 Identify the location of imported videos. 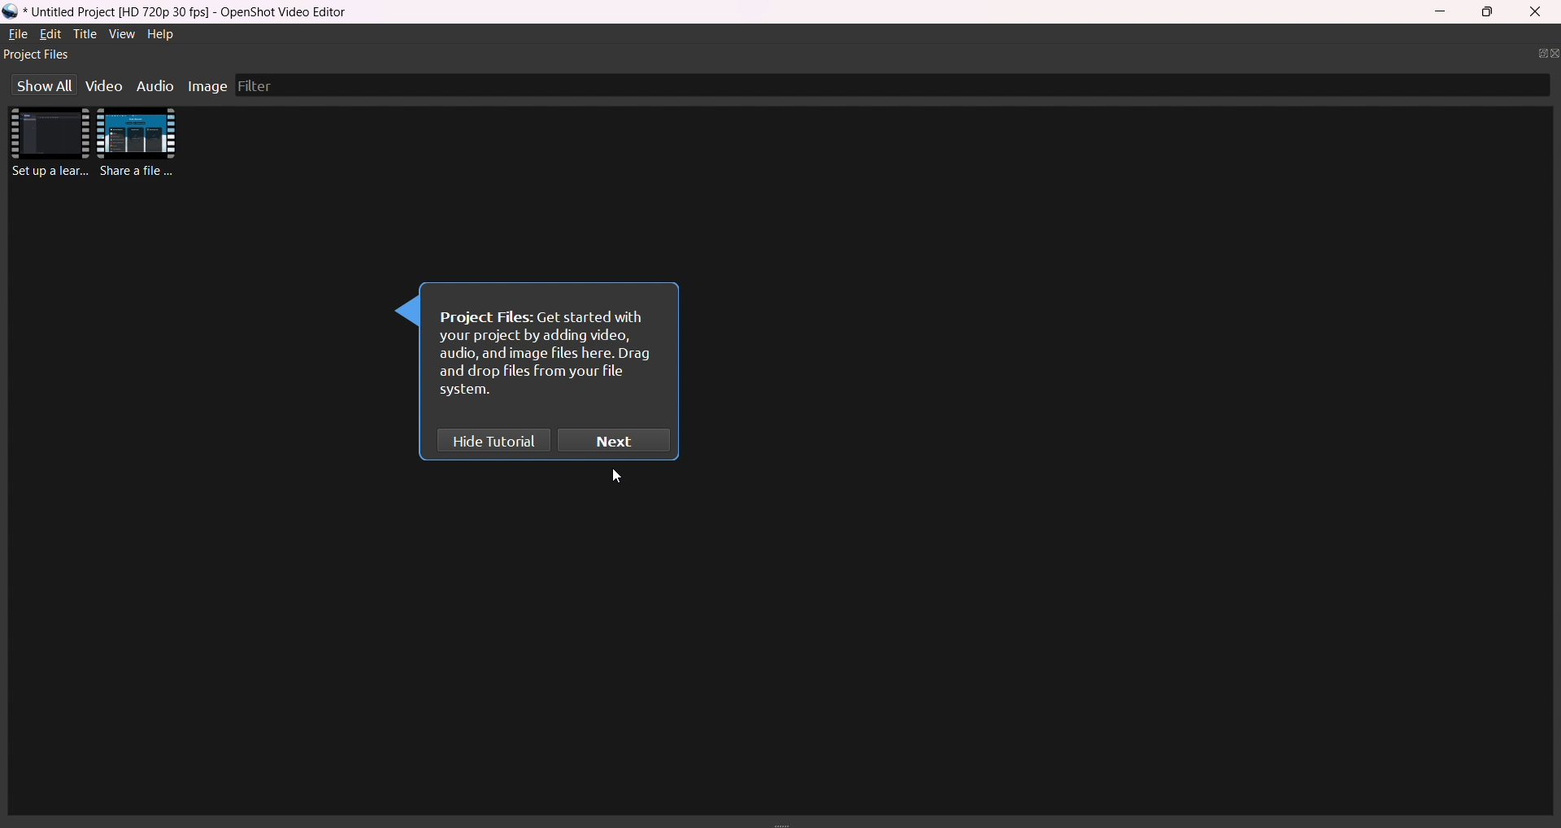
(49, 145).